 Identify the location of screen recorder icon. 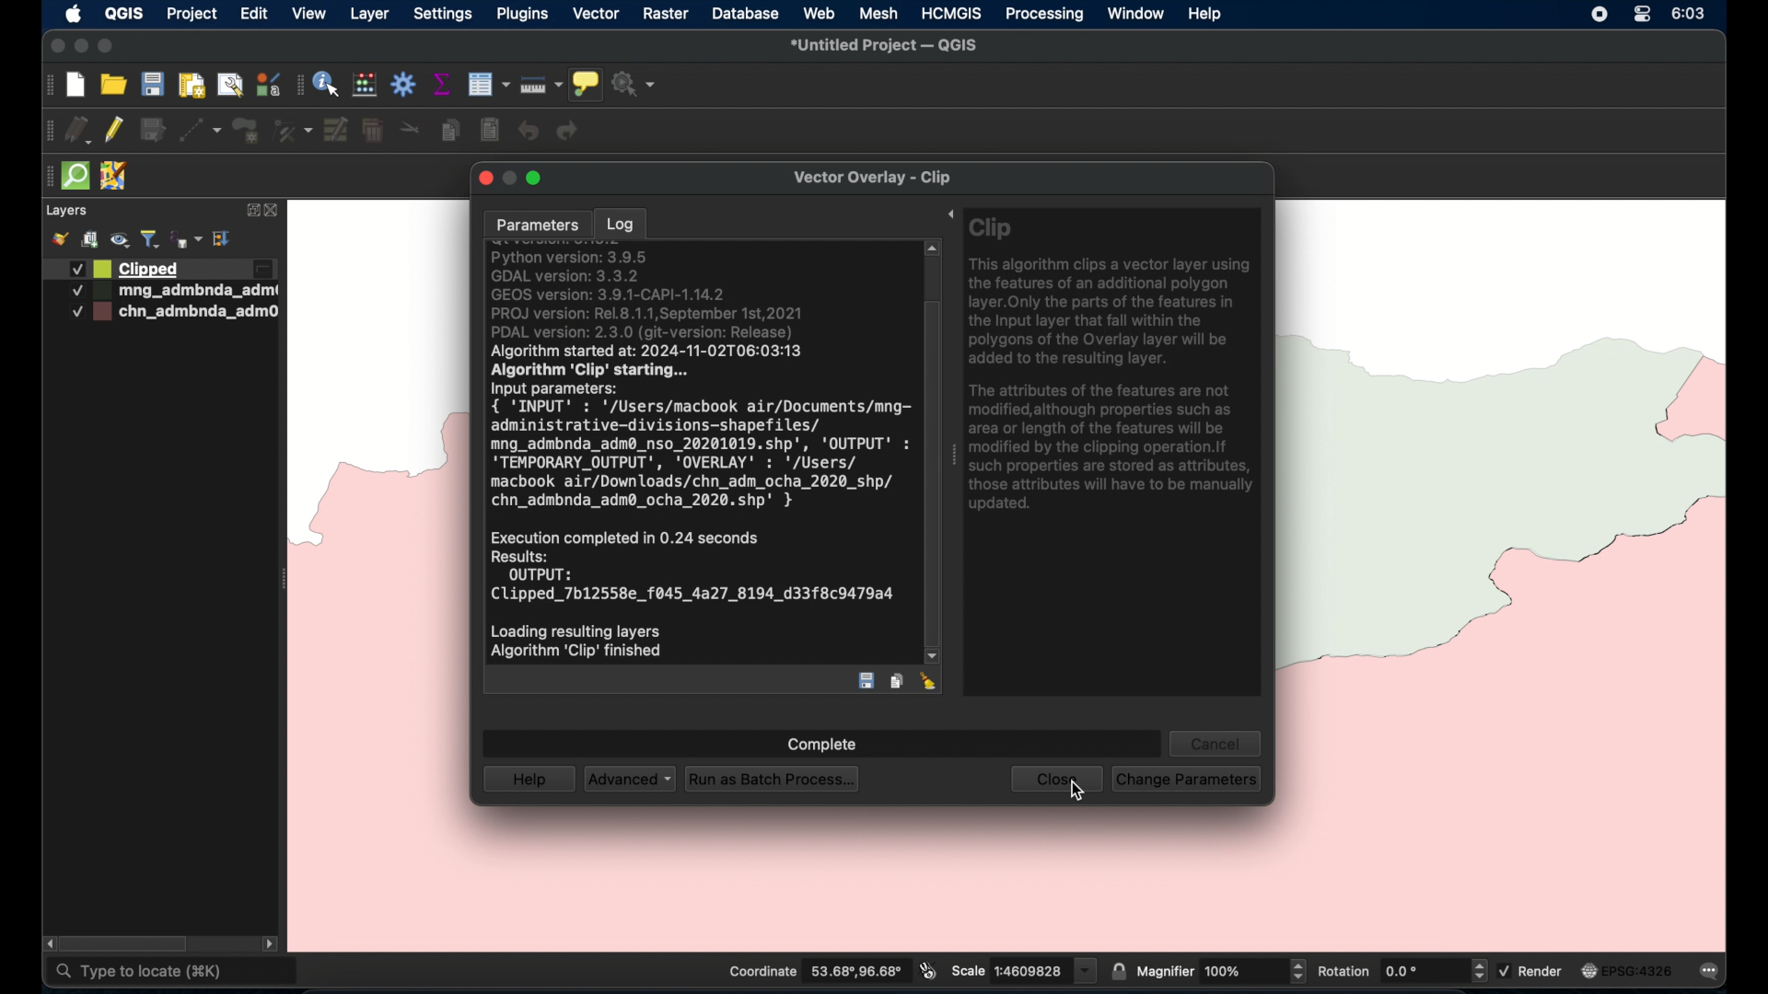
(1598, 14).